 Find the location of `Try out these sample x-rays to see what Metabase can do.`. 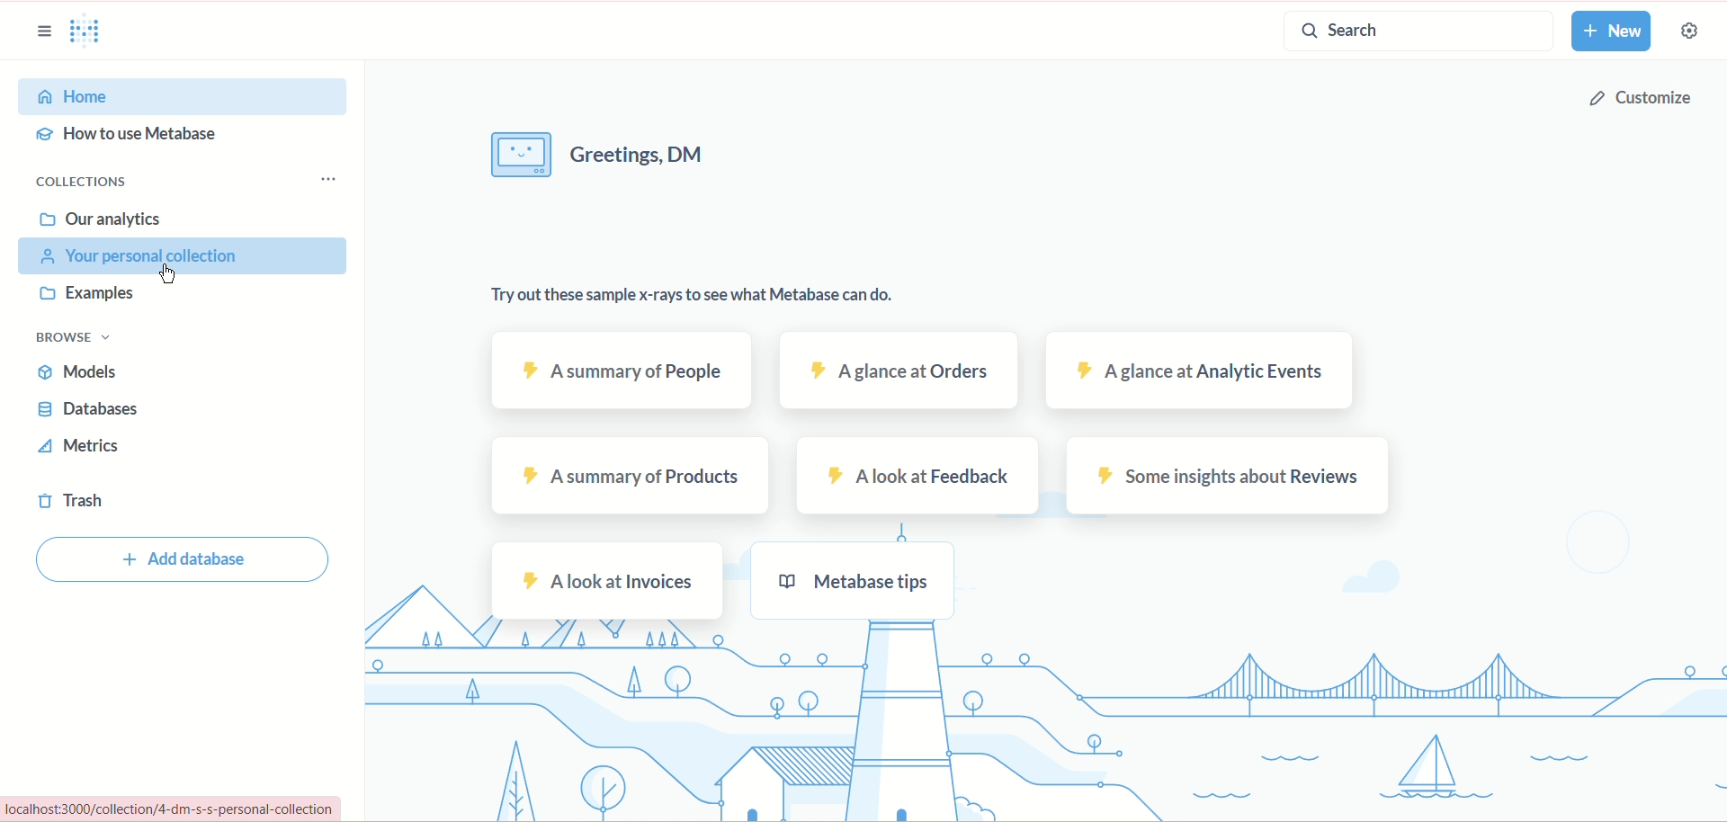

Try out these sample x-rays to see what Metabase can do. is located at coordinates (693, 296).